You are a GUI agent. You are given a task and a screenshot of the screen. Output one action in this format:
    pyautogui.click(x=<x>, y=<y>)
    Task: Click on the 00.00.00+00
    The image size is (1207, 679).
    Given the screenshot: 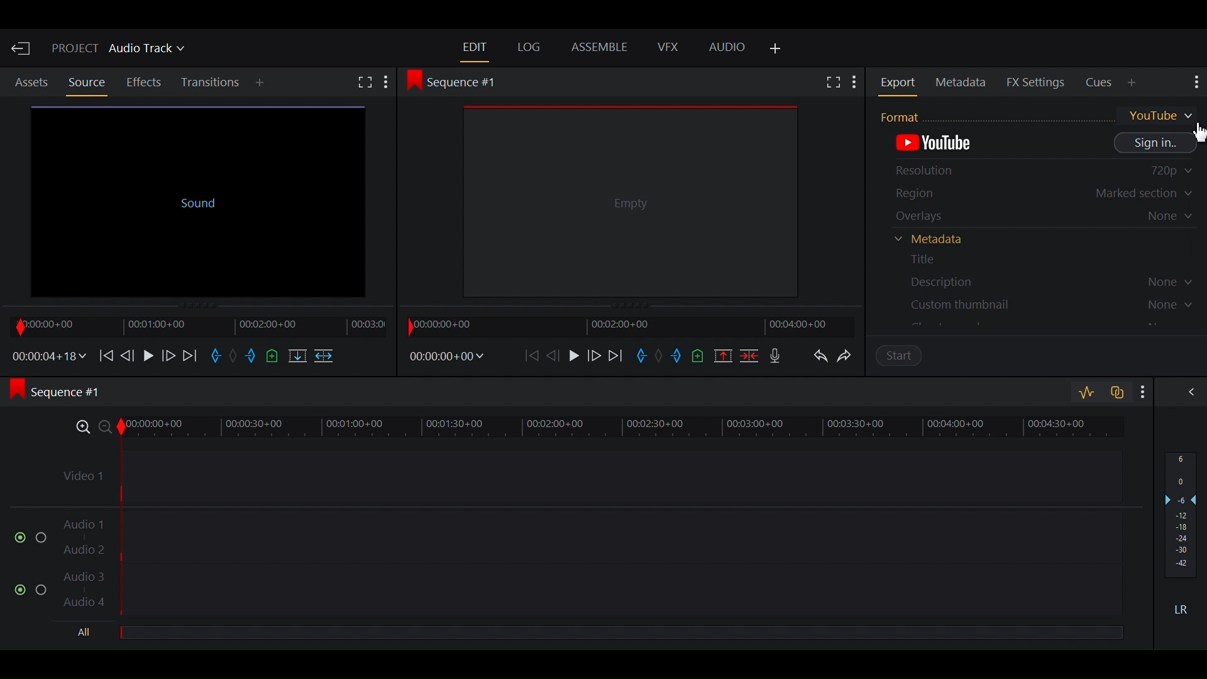 What is the action you would take?
    pyautogui.click(x=446, y=356)
    